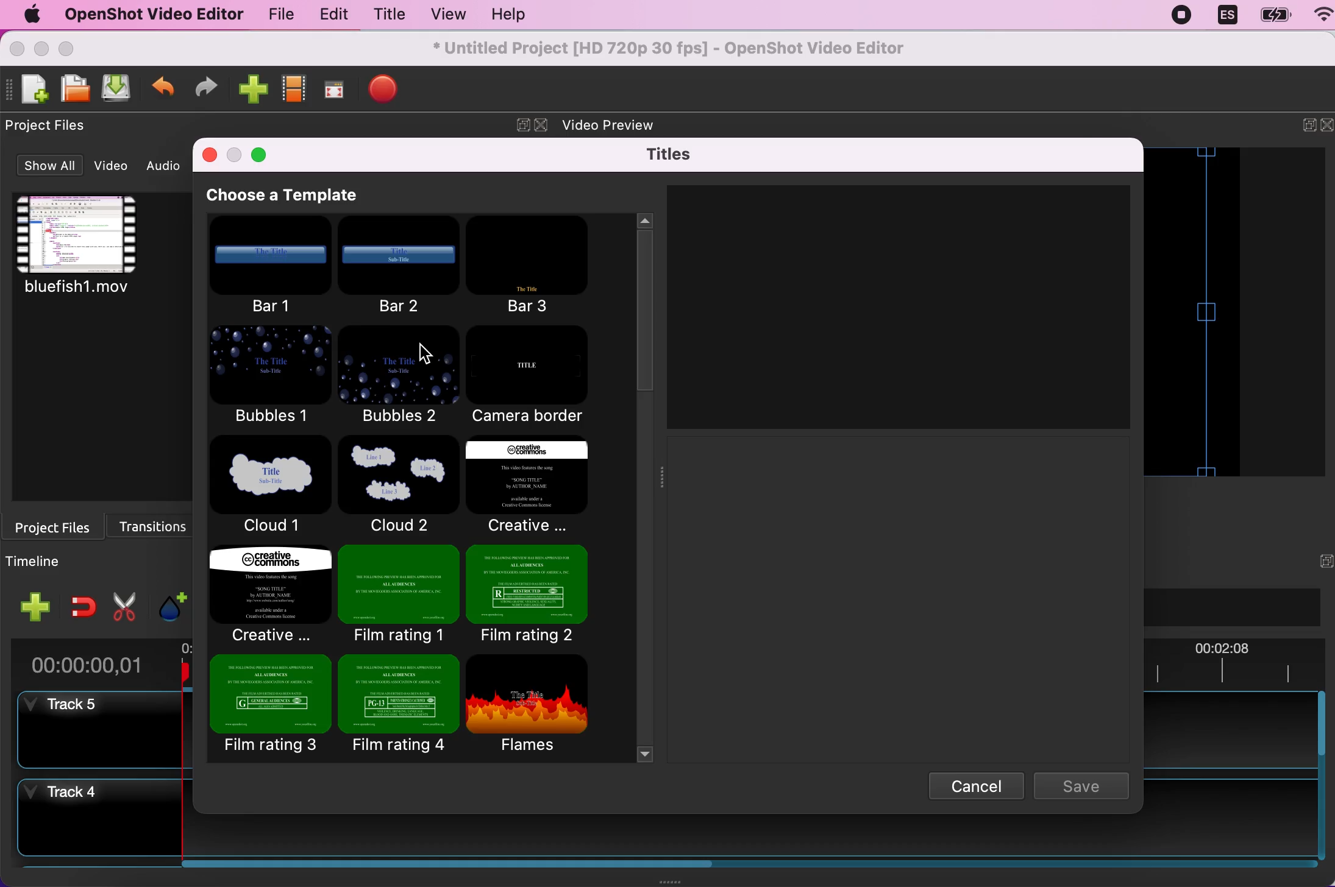 The image size is (1335, 887). I want to click on film rating 4, so click(399, 705).